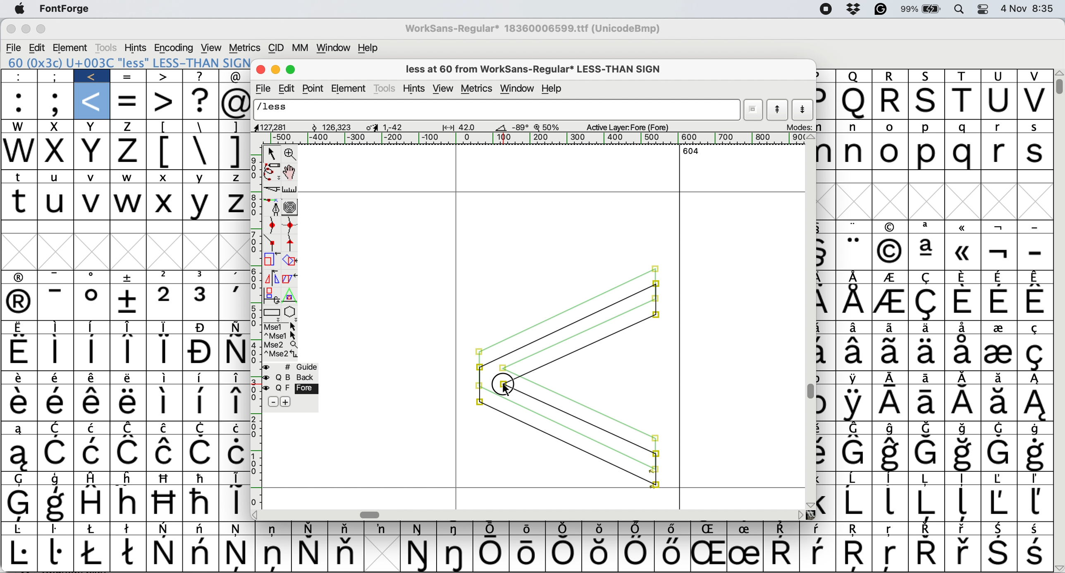 This screenshot has width=1065, height=573. What do you see at coordinates (38, 47) in the screenshot?
I see `edit` at bounding box center [38, 47].